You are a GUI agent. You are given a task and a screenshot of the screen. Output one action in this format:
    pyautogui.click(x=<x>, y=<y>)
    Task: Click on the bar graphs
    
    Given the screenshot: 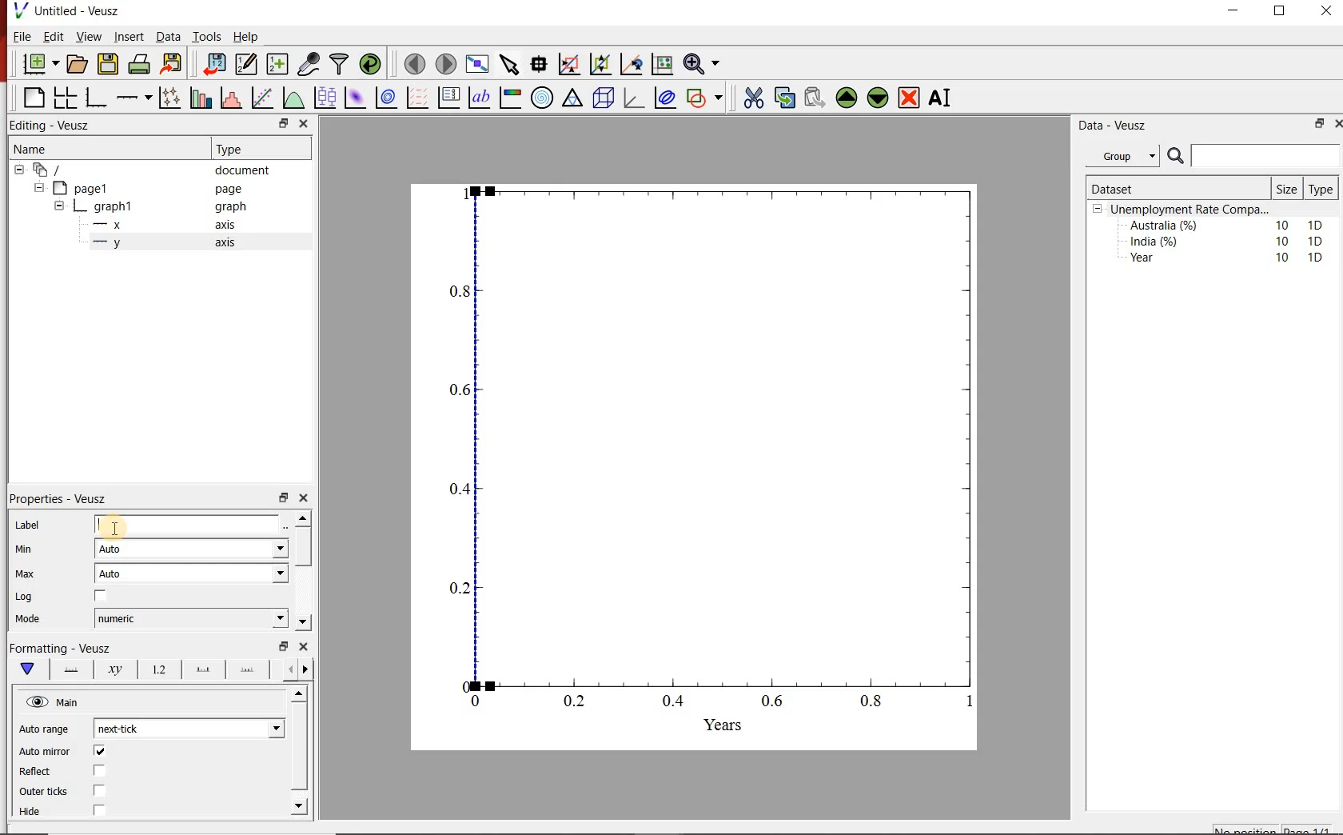 What is the action you would take?
    pyautogui.click(x=199, y=98)
    